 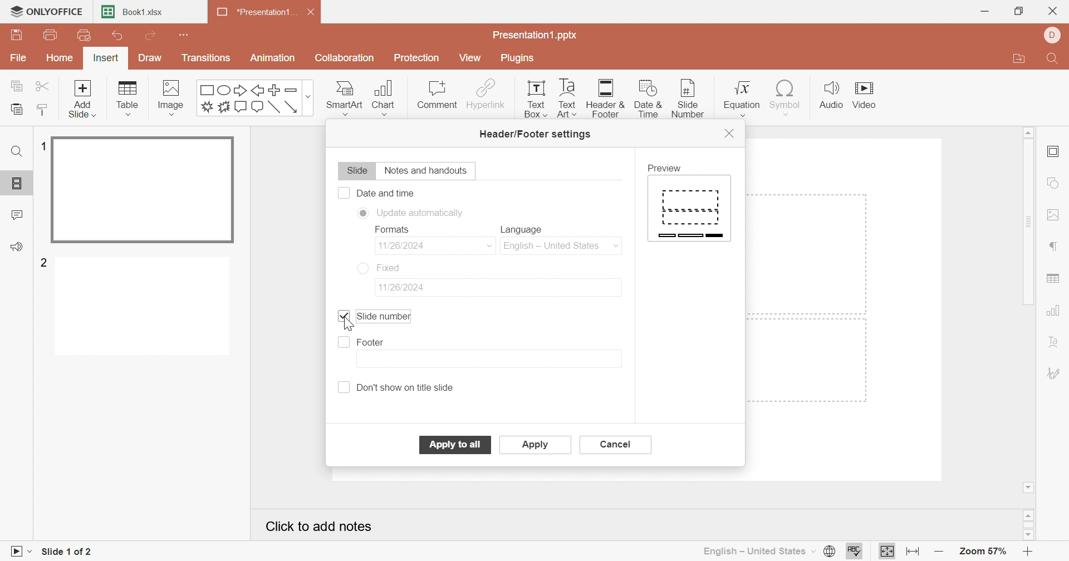 What do you see at coordinates (185, 33) in the screenshot?
I see `Customize Quick AcessToolbar` at bounding box center [185, 33].